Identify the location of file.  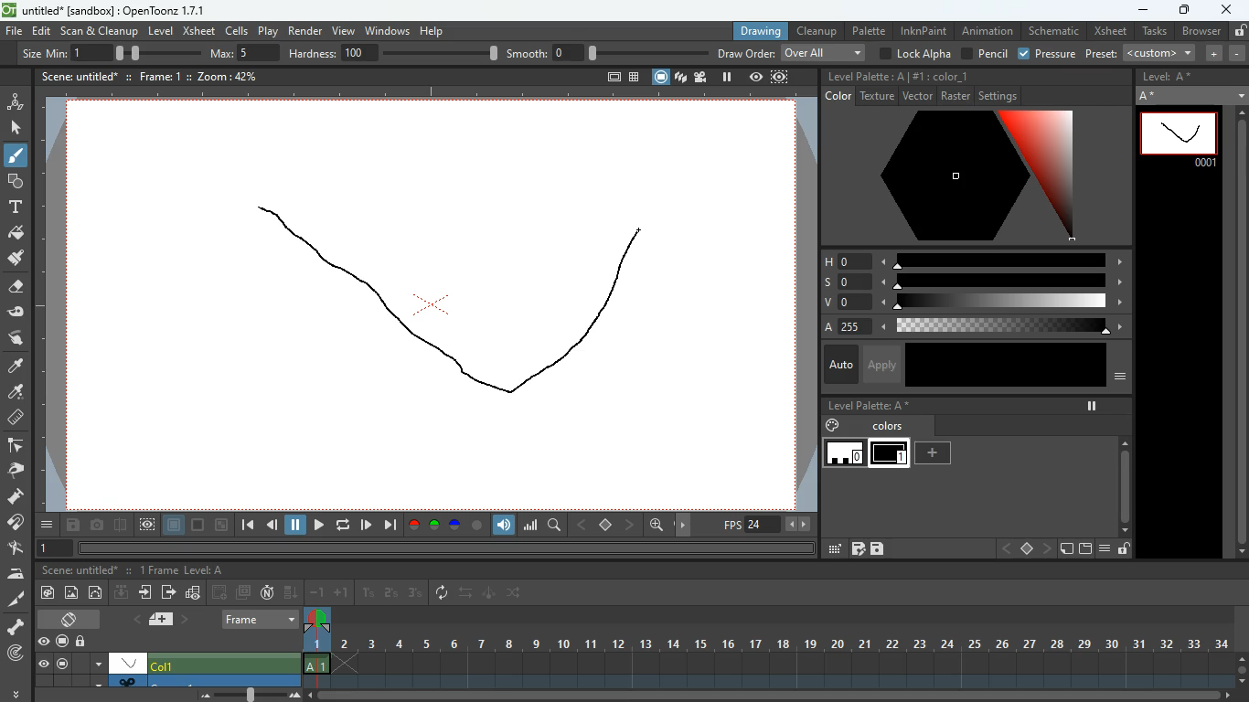
(14, 32).